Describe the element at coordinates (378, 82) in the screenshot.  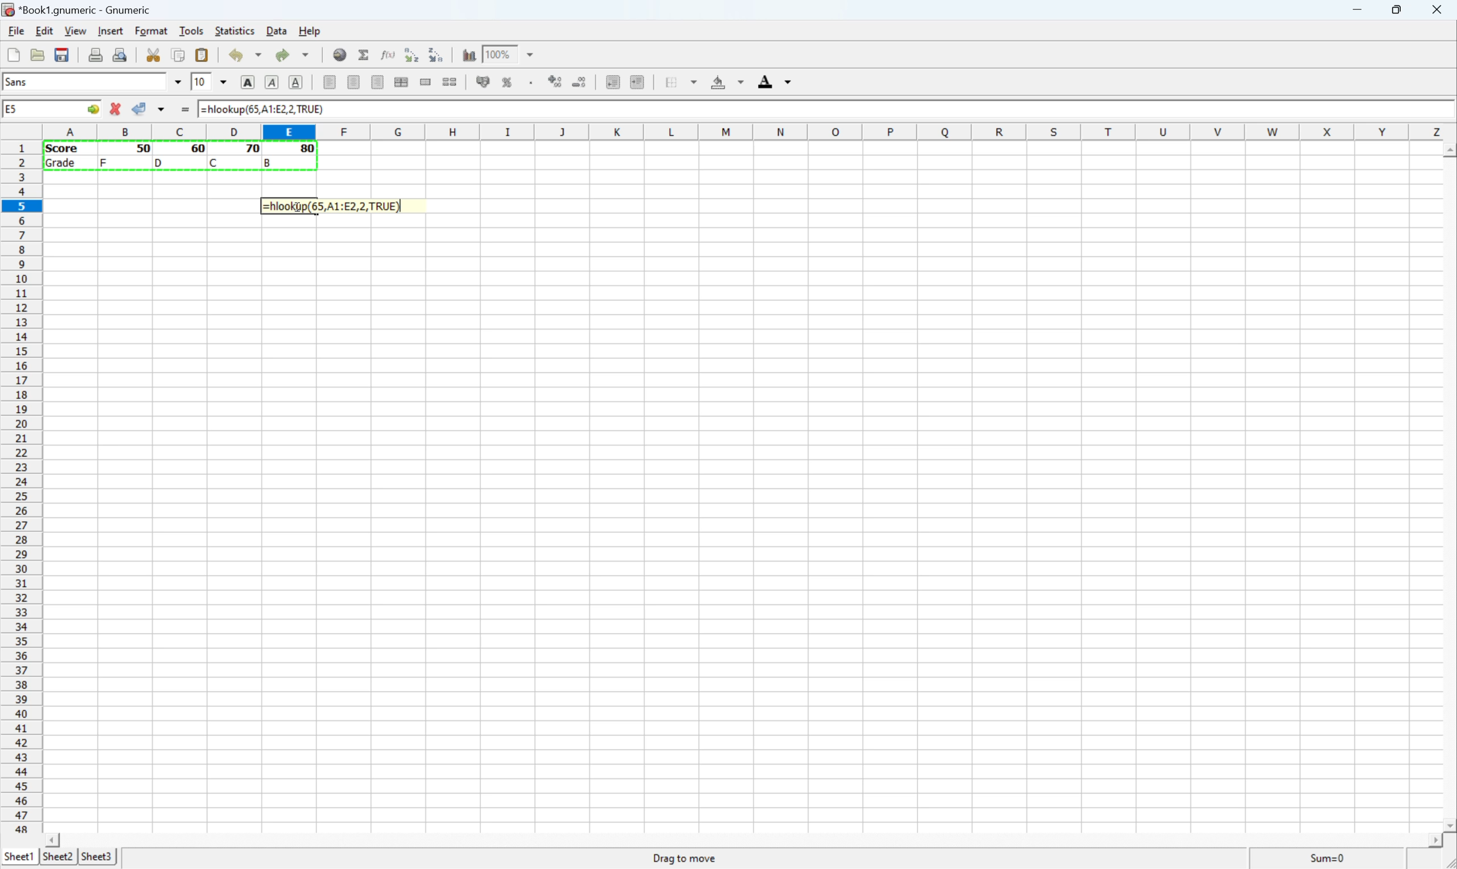
I see `Align Right` at that location.